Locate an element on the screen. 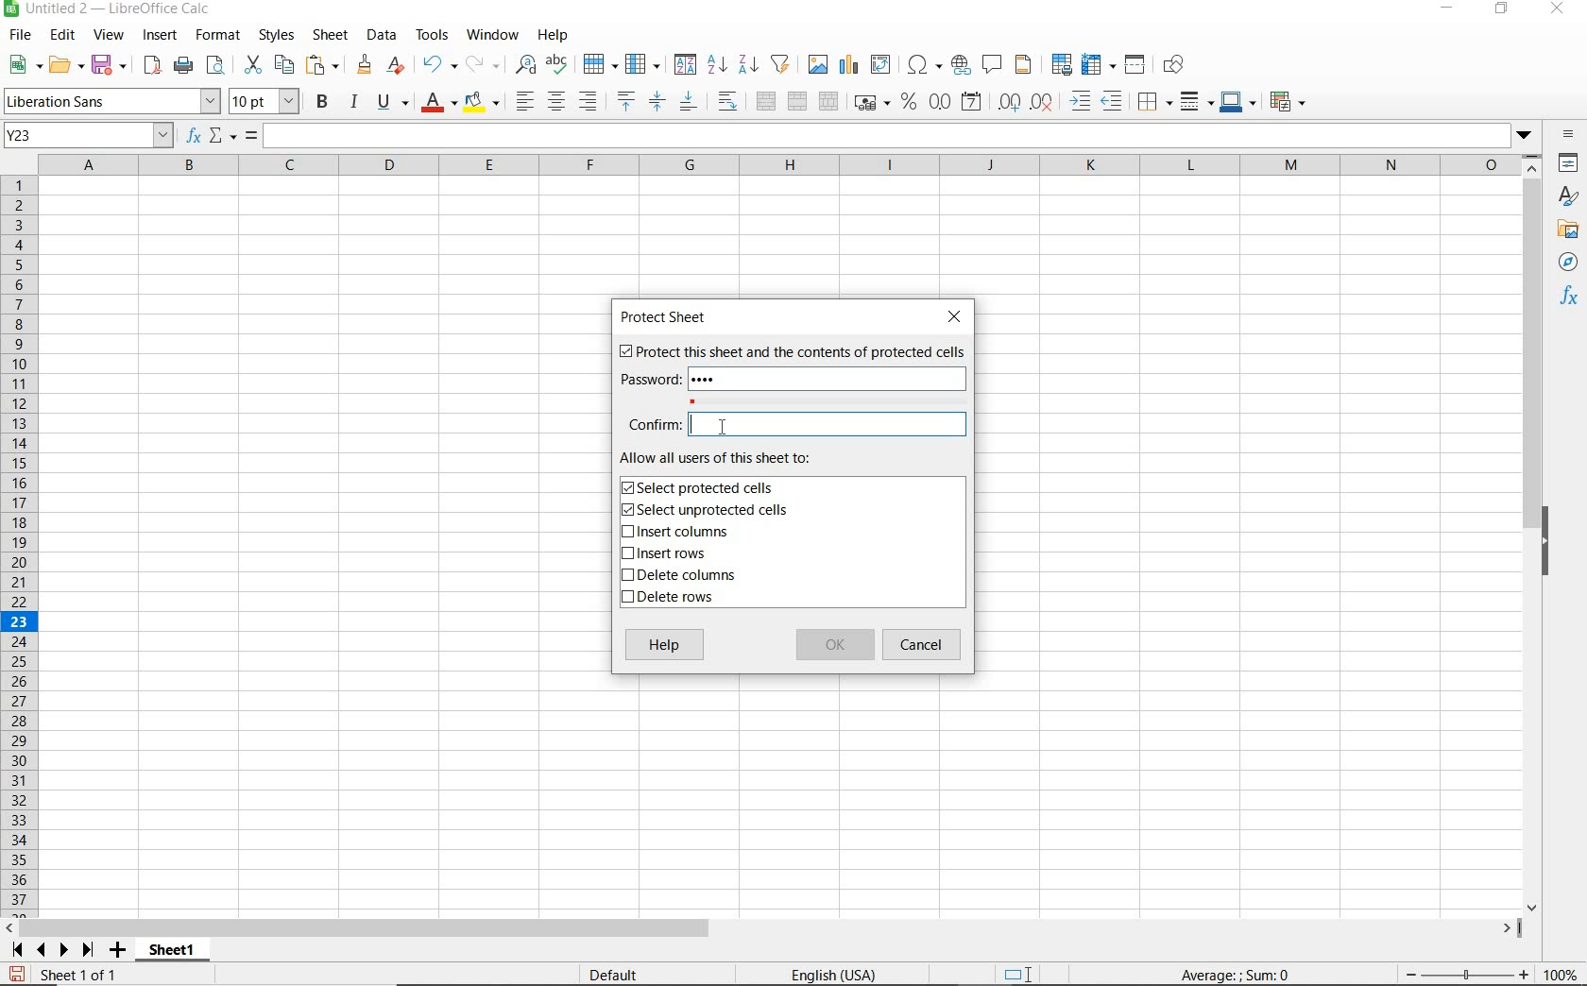 Image resolution: width=1587 pixels, height=986 pixels. AUTOFILTER is located at coordinates (781, 63).